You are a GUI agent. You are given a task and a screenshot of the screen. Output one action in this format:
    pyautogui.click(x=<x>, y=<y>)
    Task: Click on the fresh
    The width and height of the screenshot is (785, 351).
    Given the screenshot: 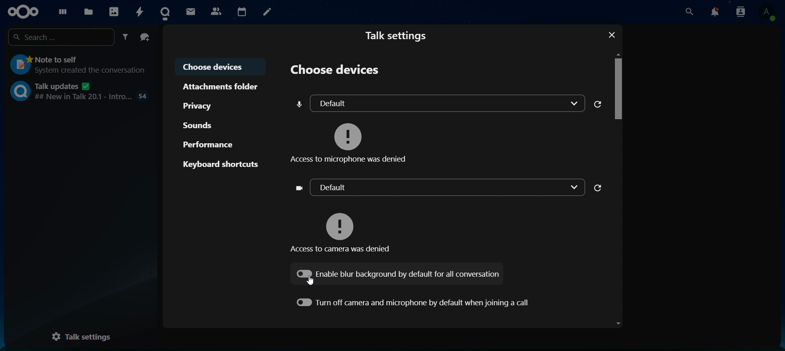 What is the action you would take?
    pyautogui.click(x=598, y=188)
    